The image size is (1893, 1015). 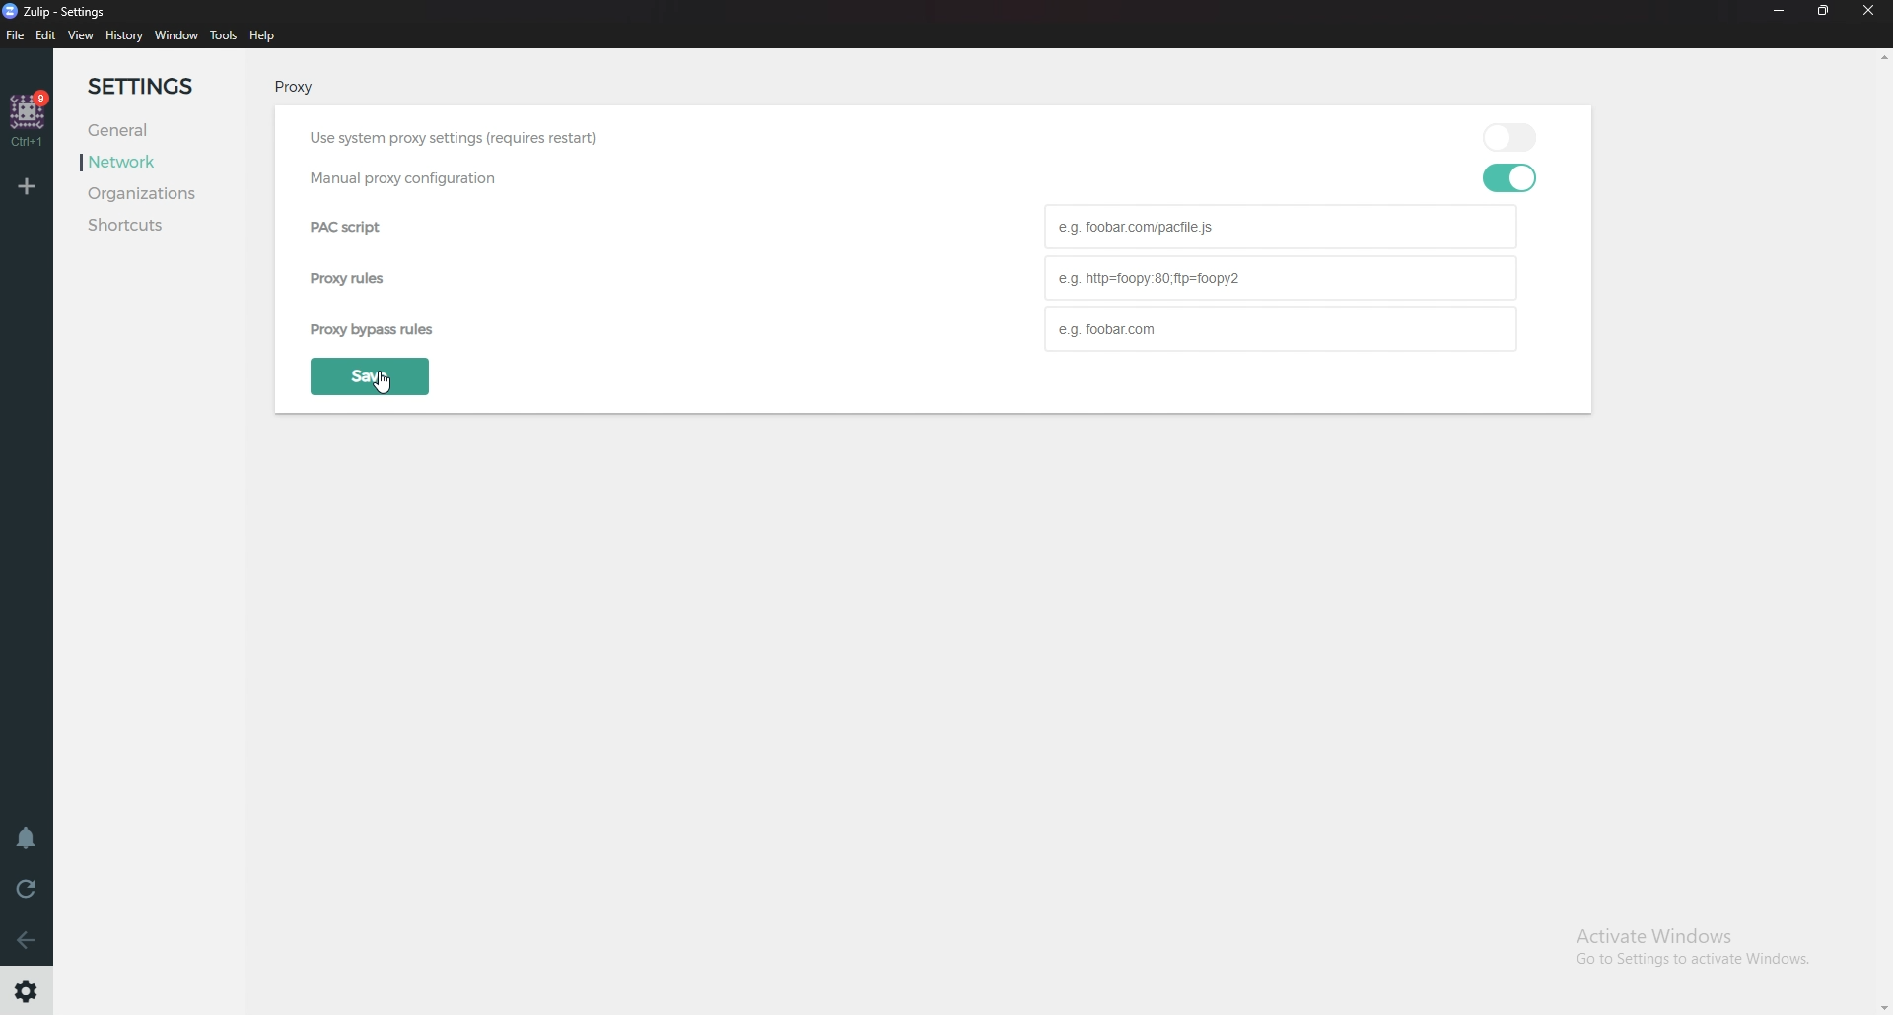 What do you see at coordinates (262, 36) in the screenshot?
I see `help` at bounding box center [262, 36].